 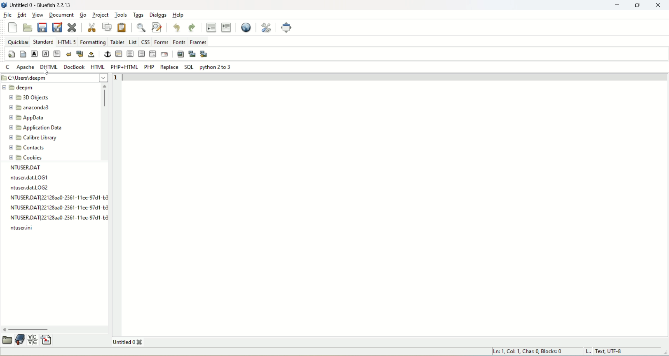 What do you see at coordinates (105, 123) in the screenshot?
I see `vertical scroll bar` at bounding box center [105, 123].